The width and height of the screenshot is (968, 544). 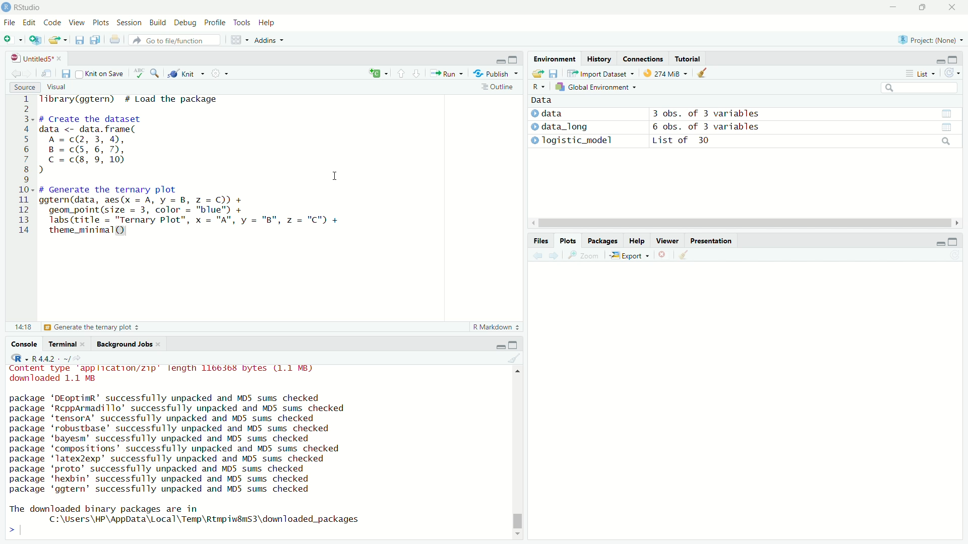 What do you see at coordinates (515, 58) in the screenshot?
I see `maximise` at bounding box center [515, 58].